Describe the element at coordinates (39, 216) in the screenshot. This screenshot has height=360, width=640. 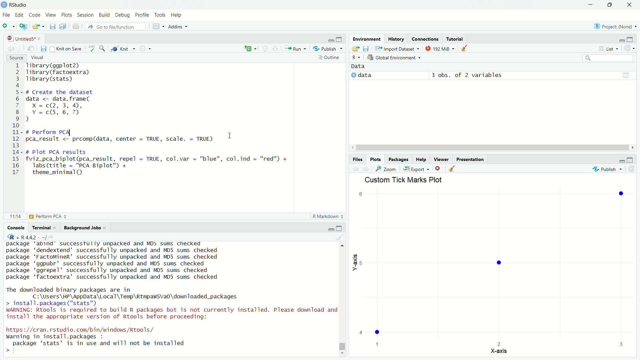
I see `plot PCA results` at that location.